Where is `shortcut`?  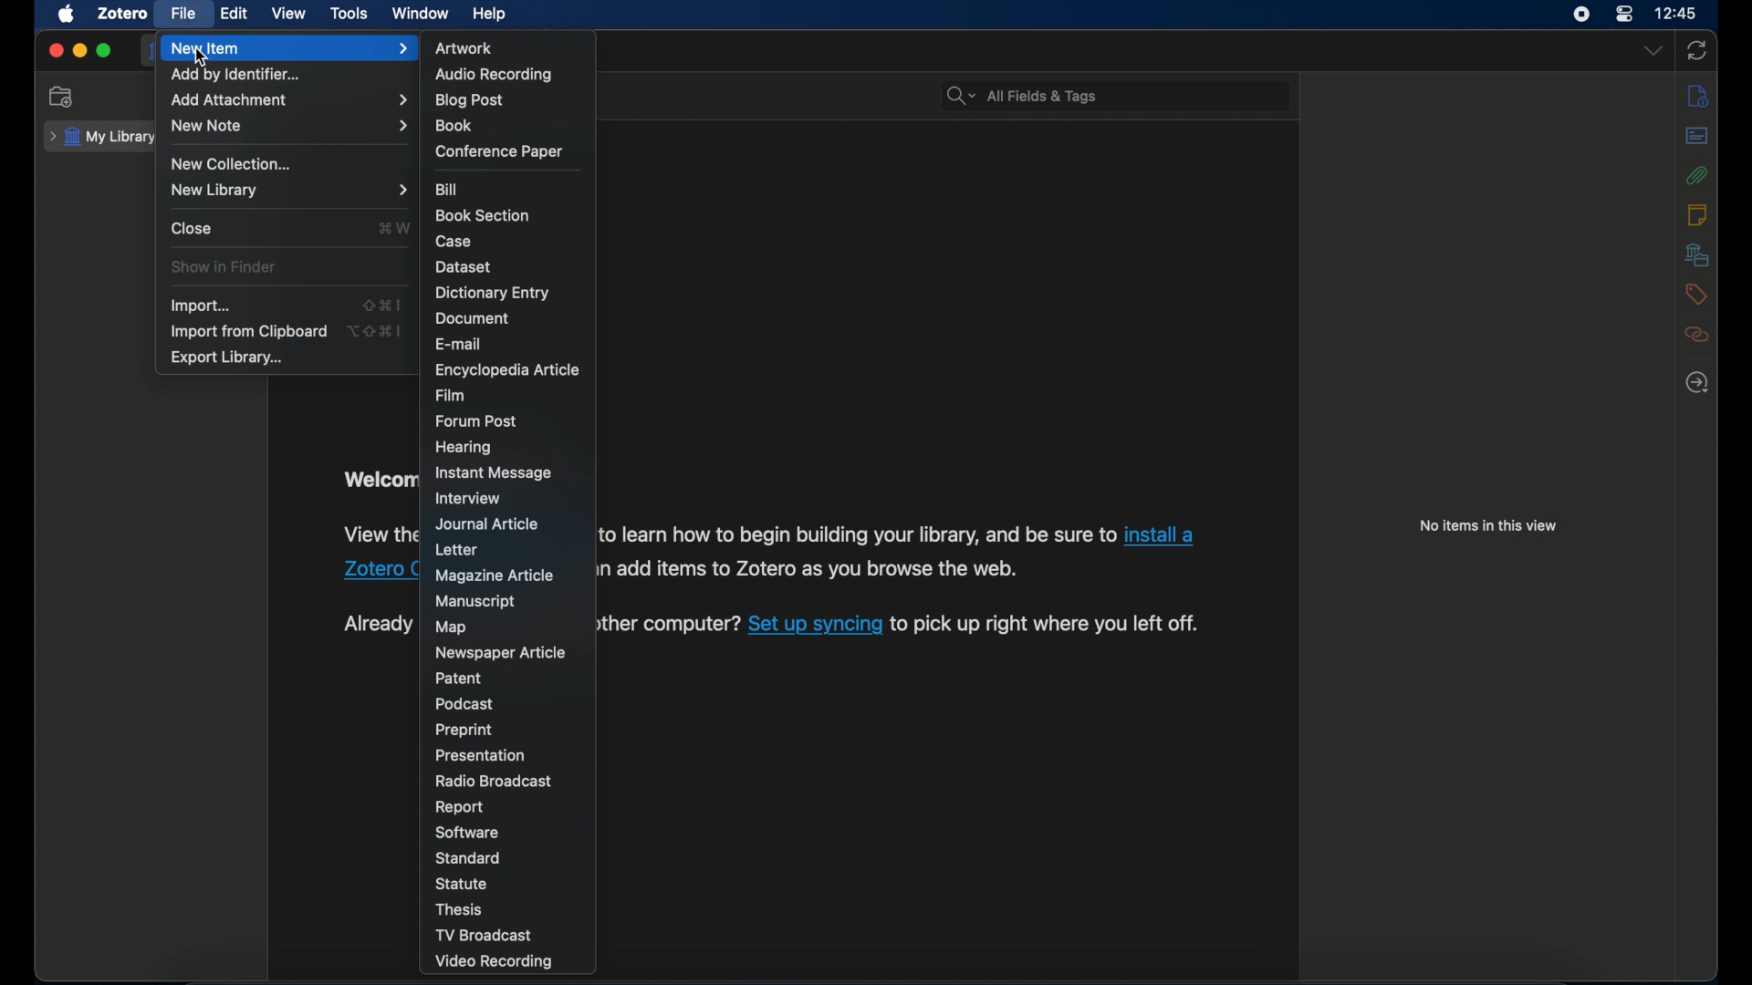
shortcut is located at coordinates (392, 227).